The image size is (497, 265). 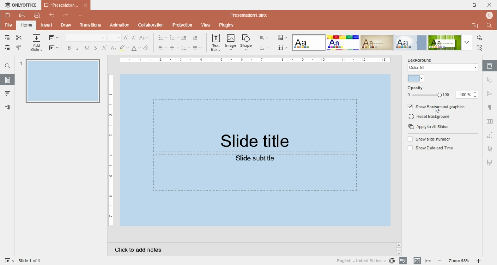 I want to click on theme 4, so click(x=410, y=43).